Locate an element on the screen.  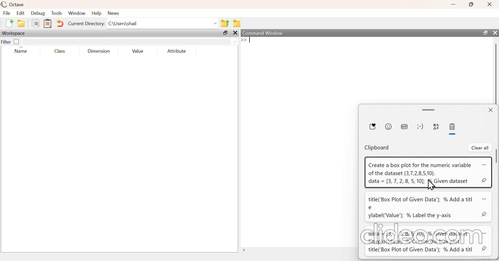
open an existing file in editor is located at coordinates (21, 23).